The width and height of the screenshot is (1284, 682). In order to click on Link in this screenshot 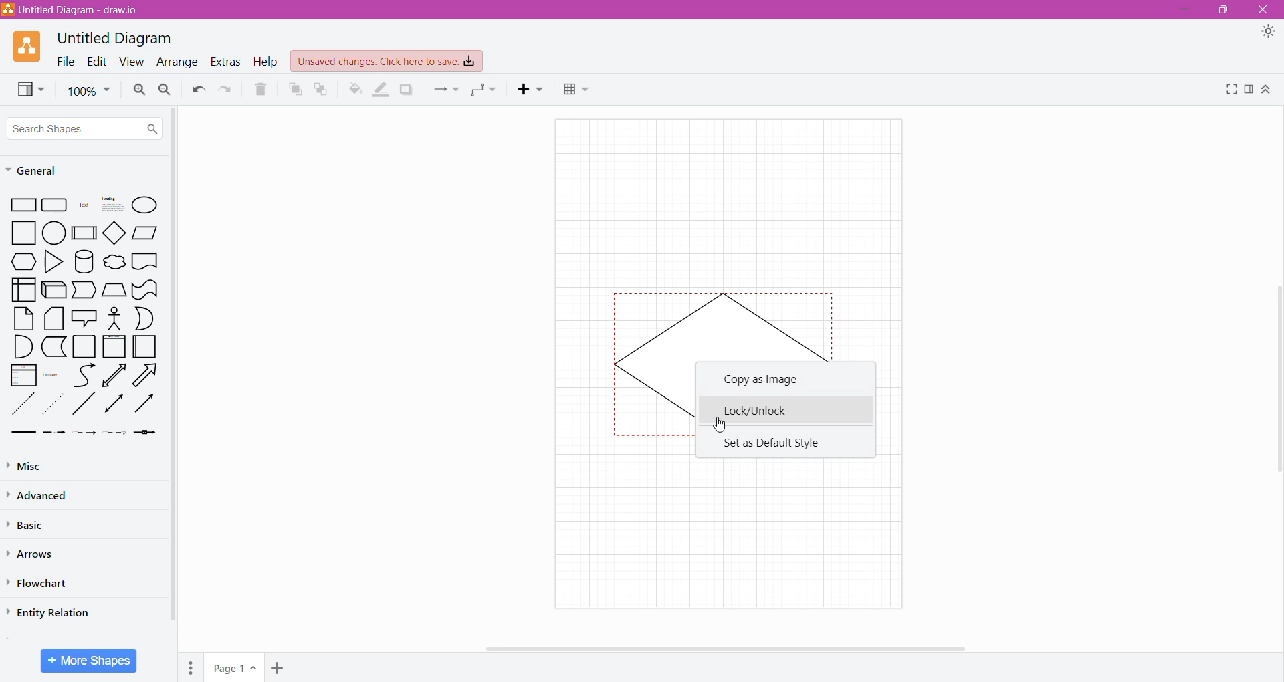, I will do `click(23, 433)`.